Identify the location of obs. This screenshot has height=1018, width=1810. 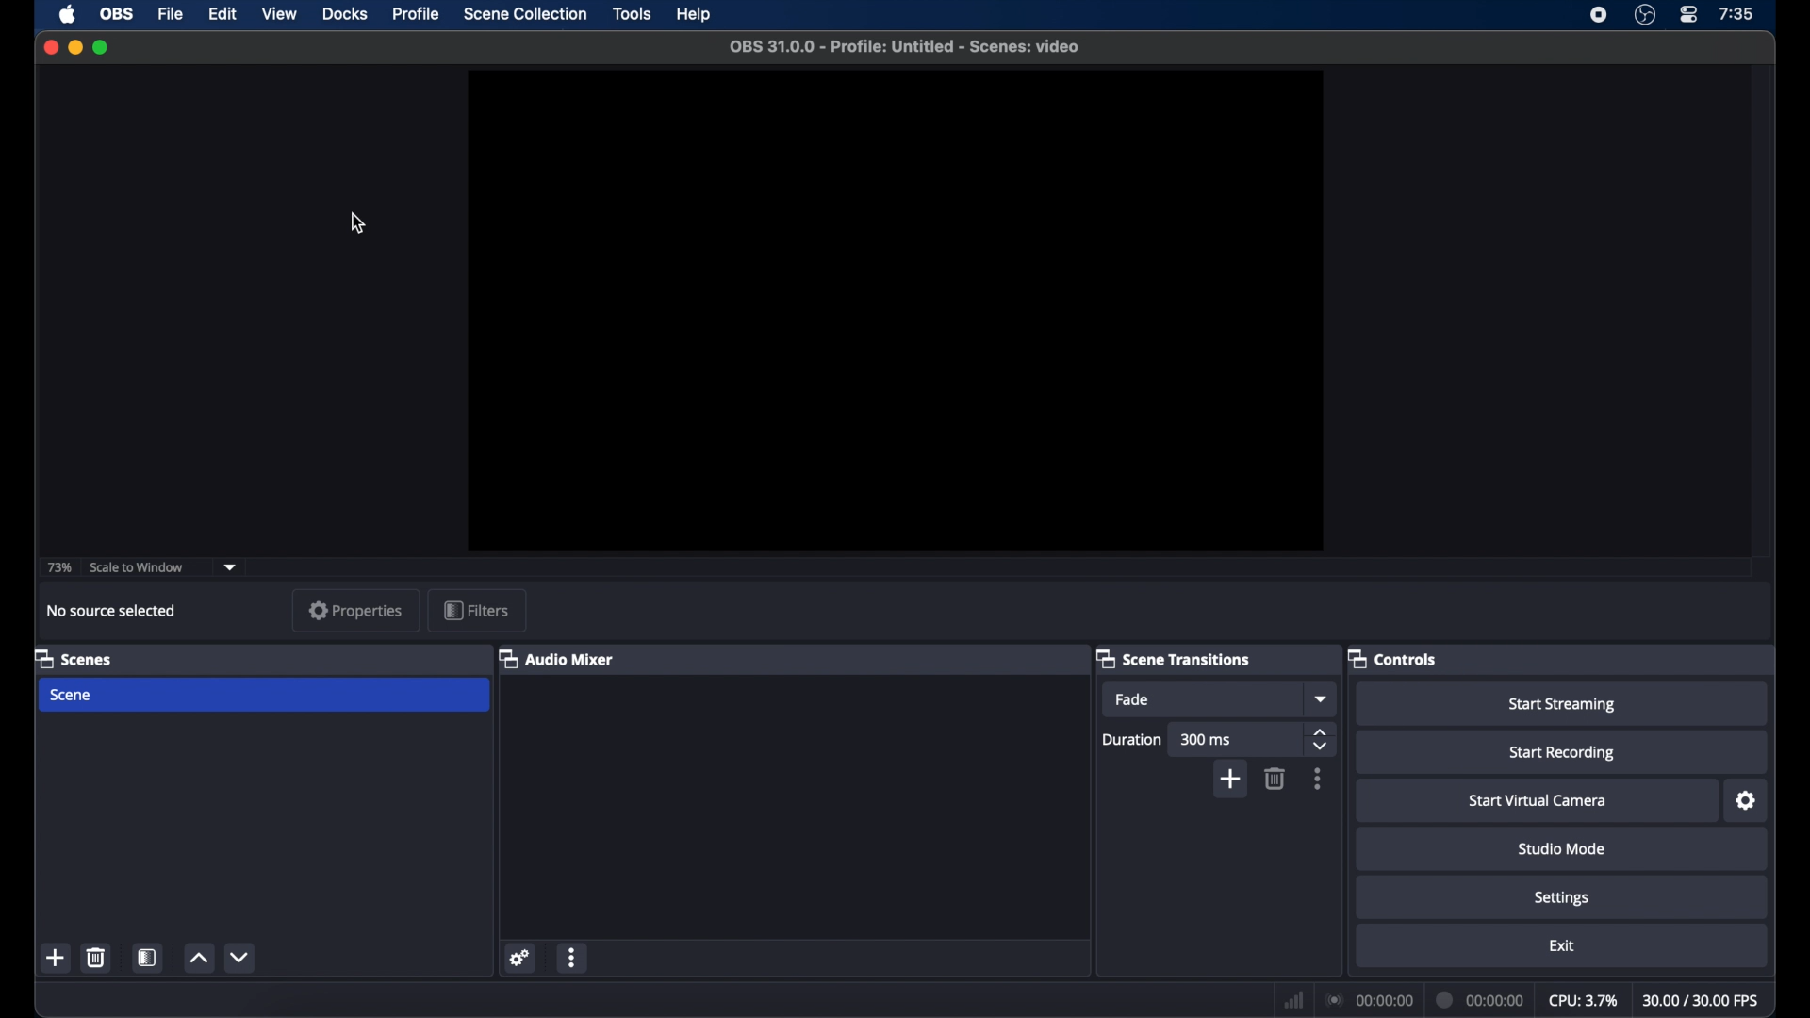
(117, 15).